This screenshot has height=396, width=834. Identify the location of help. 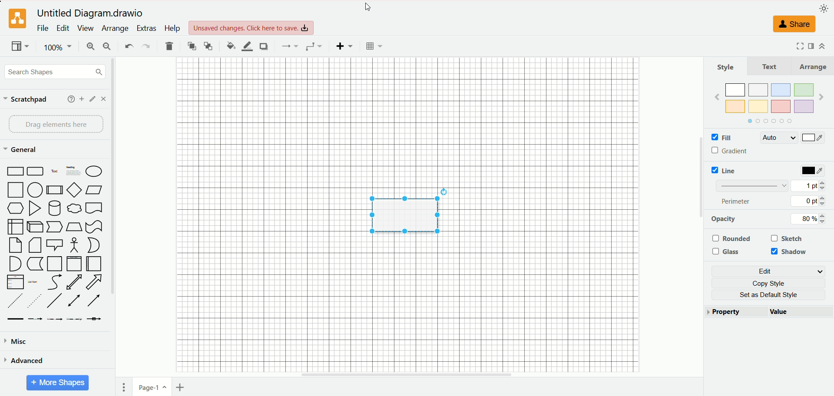
(71, 99).